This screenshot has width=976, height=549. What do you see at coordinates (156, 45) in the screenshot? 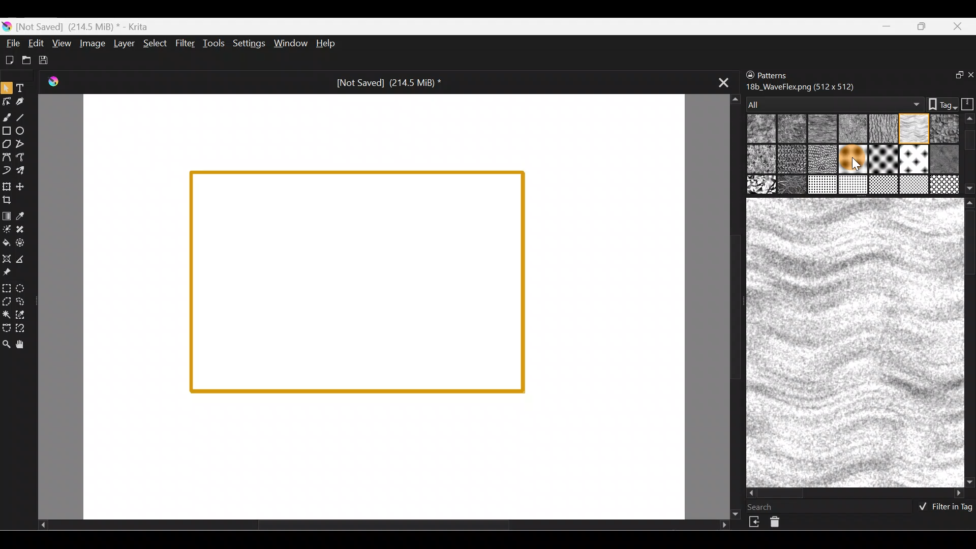
I see `Select` at bounding box center [156, 45].